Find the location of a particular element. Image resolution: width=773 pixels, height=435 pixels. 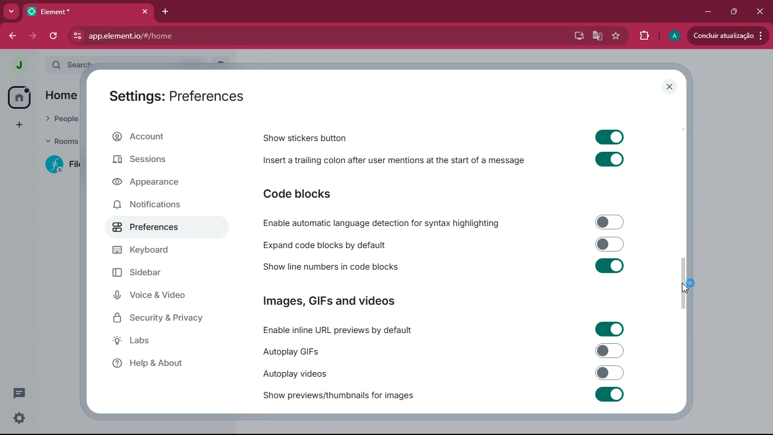

Images, GIFs and Videos is located at coordinates (336, 298).